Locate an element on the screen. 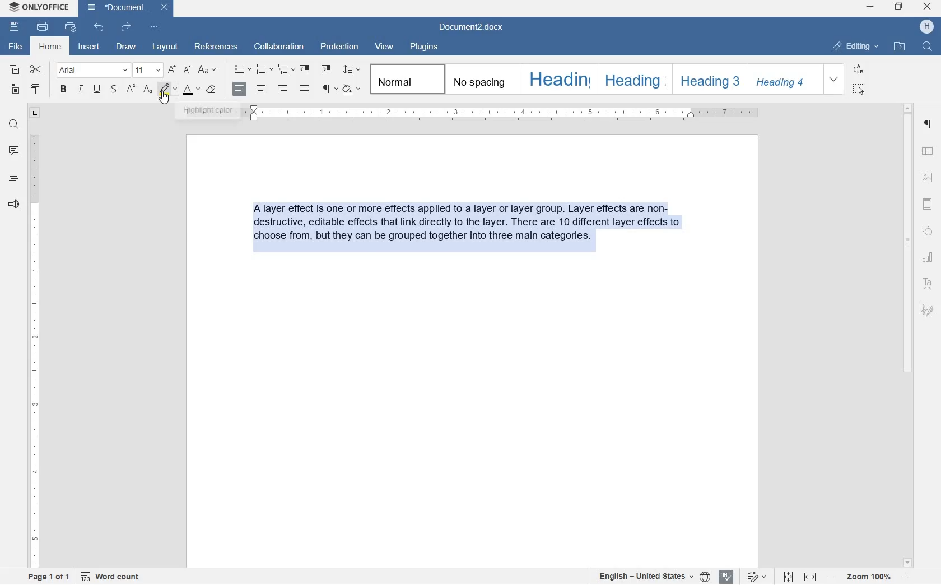  VIEW is located at coordinates (384, 47).